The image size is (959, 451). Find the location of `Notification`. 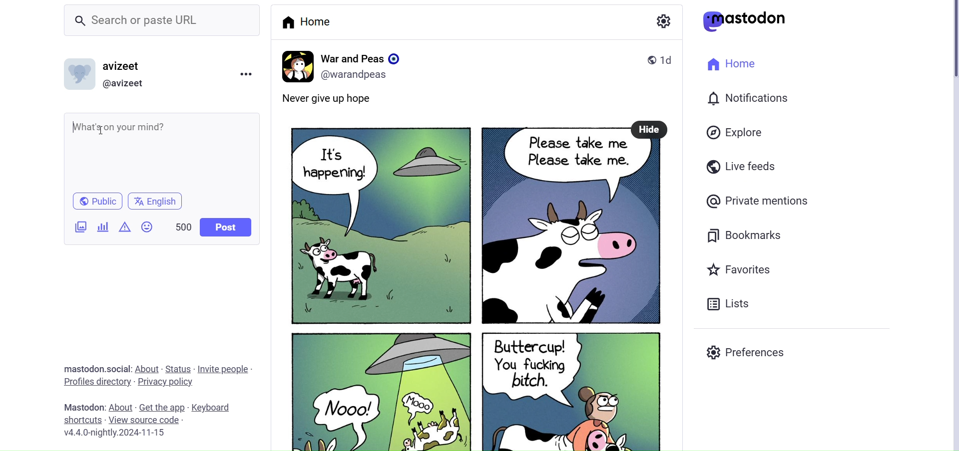

Notification is located at coordinates (749, 97).